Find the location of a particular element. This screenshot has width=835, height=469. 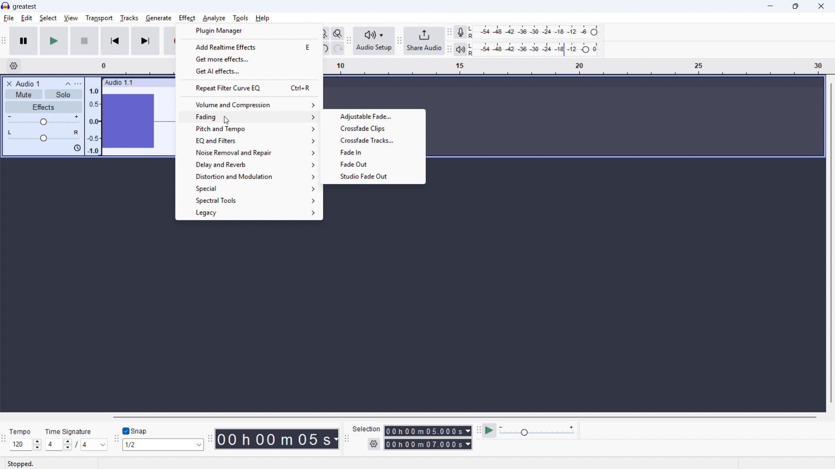

sync-lock is on is located at coordinates (77, 149).